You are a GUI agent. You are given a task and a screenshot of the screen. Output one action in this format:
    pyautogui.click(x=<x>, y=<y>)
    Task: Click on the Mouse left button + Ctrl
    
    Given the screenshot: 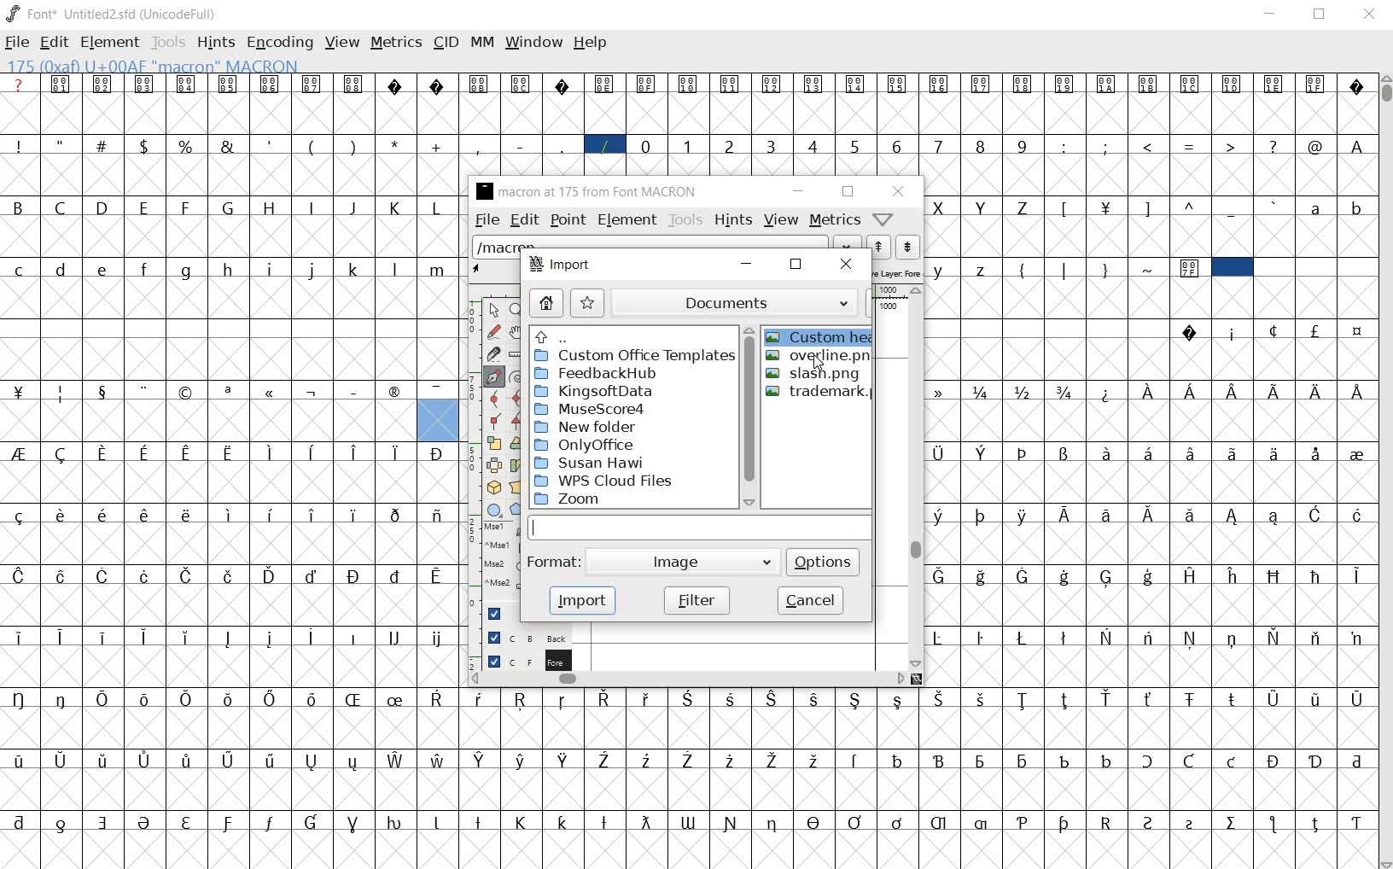 What is the action you would take?
    pyautogui.click(x=501, y=548)
    